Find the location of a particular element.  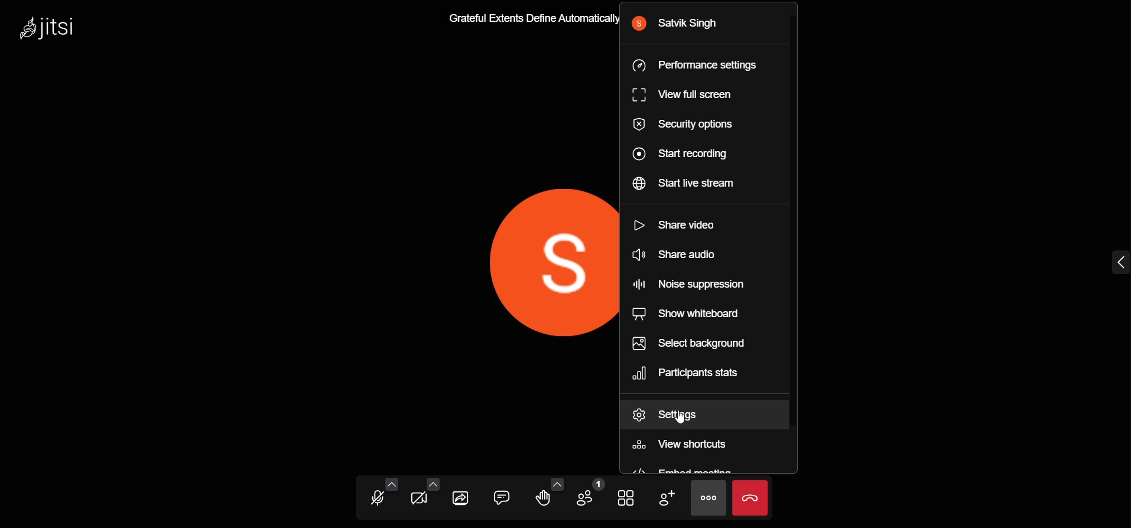

show whiteboard is located at coordinates (688, 315).